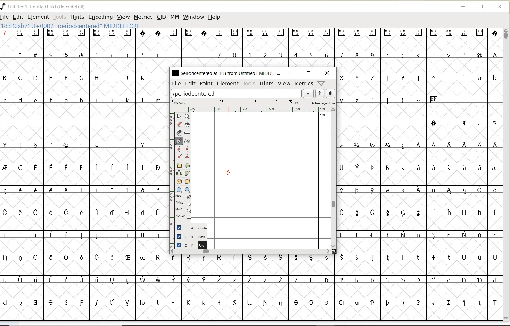  What do you see at coordinates (206, 84) in the screenshot?
I see `point` at bounding box center [206, 84].